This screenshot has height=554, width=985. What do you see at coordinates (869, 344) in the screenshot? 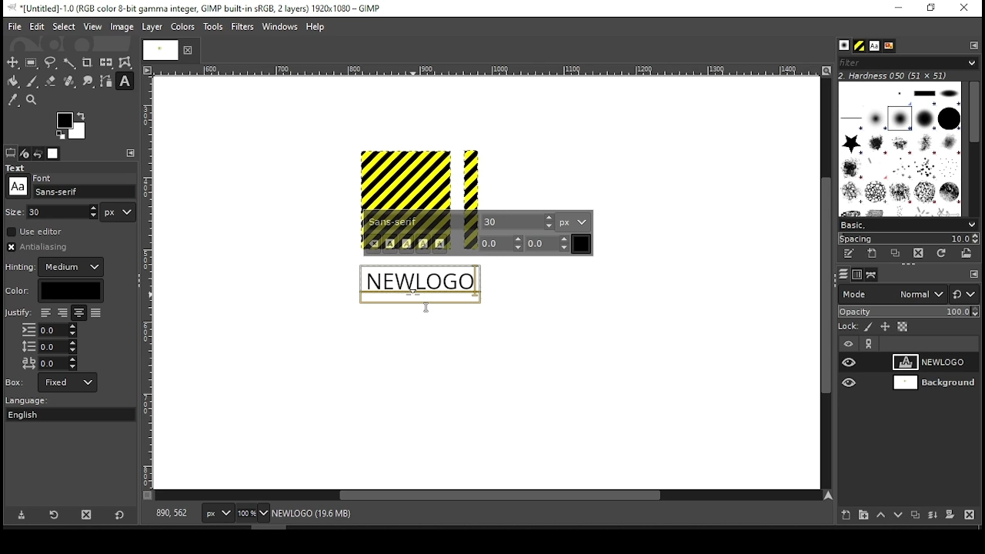
I see `link` at bounding box center [869, 344].